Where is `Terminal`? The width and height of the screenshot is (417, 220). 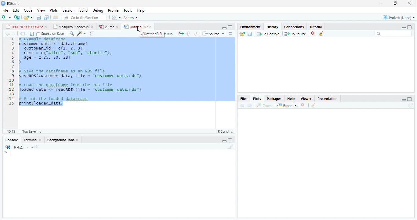 Terminal is located at coordinates (30, 140).